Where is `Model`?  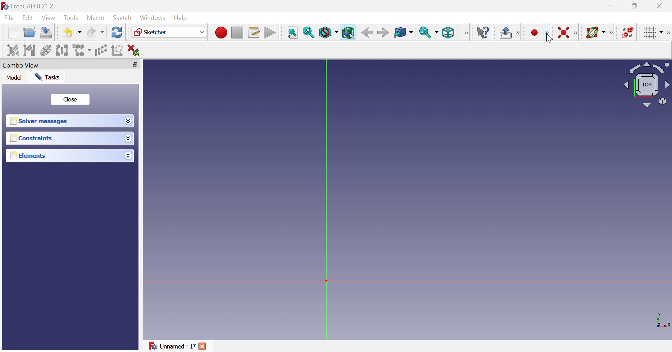 Model is located at coordinates (14, 78).